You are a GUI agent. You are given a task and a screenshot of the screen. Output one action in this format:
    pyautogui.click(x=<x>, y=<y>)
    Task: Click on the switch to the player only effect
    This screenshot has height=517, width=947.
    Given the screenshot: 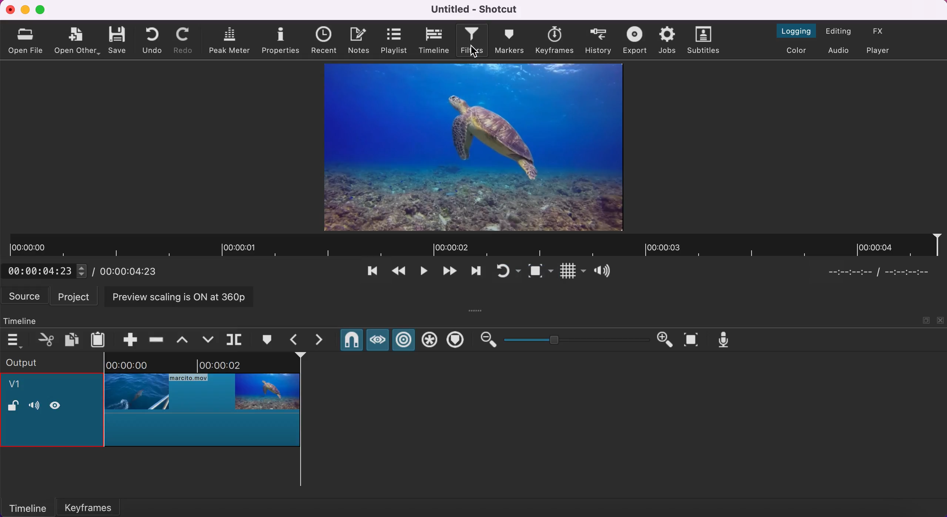 What is the action you would take?
    pyautogui.click(x=883, y=50)
    